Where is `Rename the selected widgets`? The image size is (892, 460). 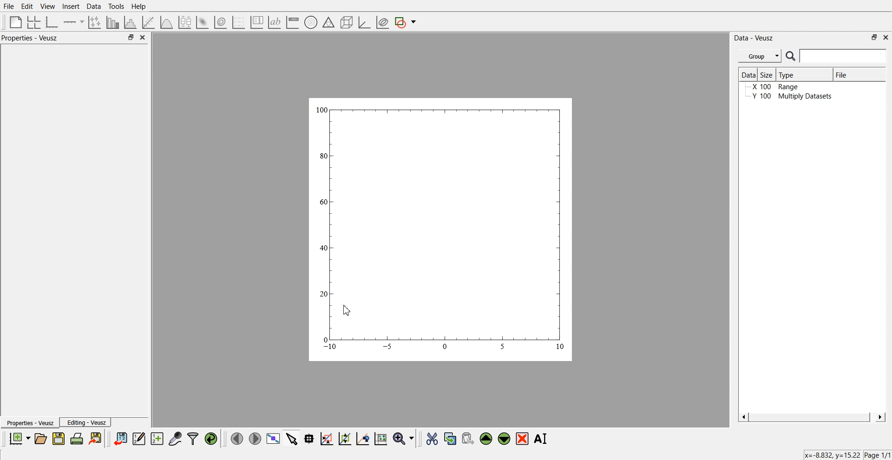 Rename the selected widgets is located at coordinates (543, 439).